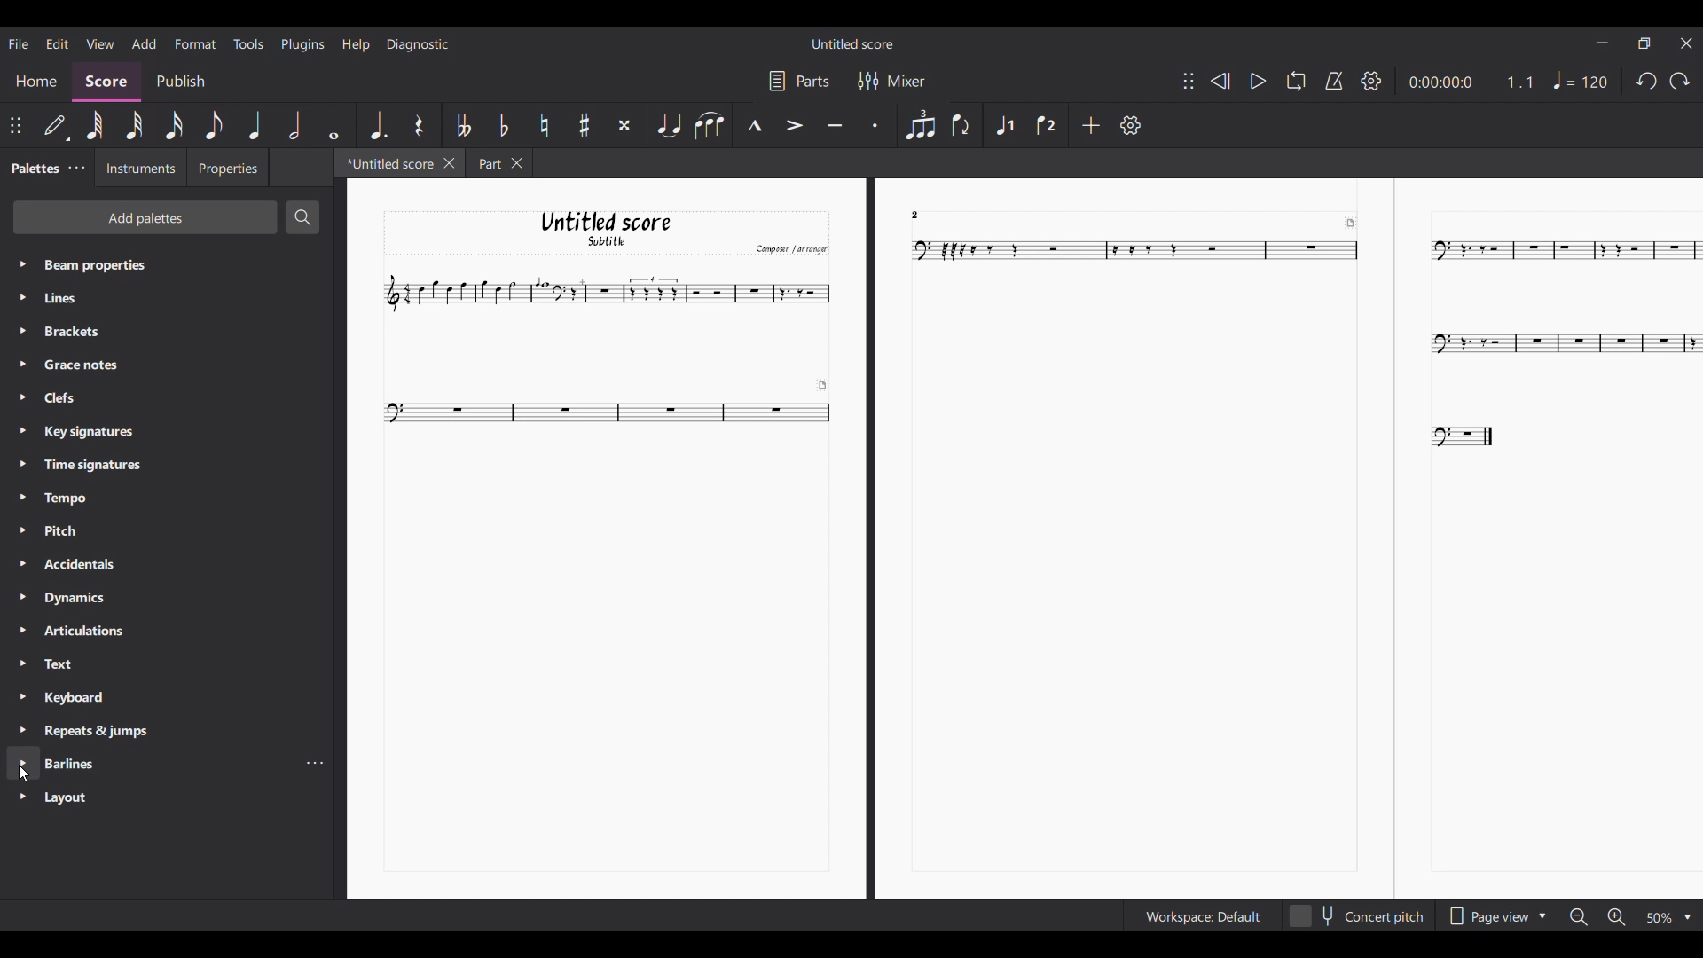  Describe the element at coordinates (228, 168) in the screenshot. I see `Properties tab` at that location.